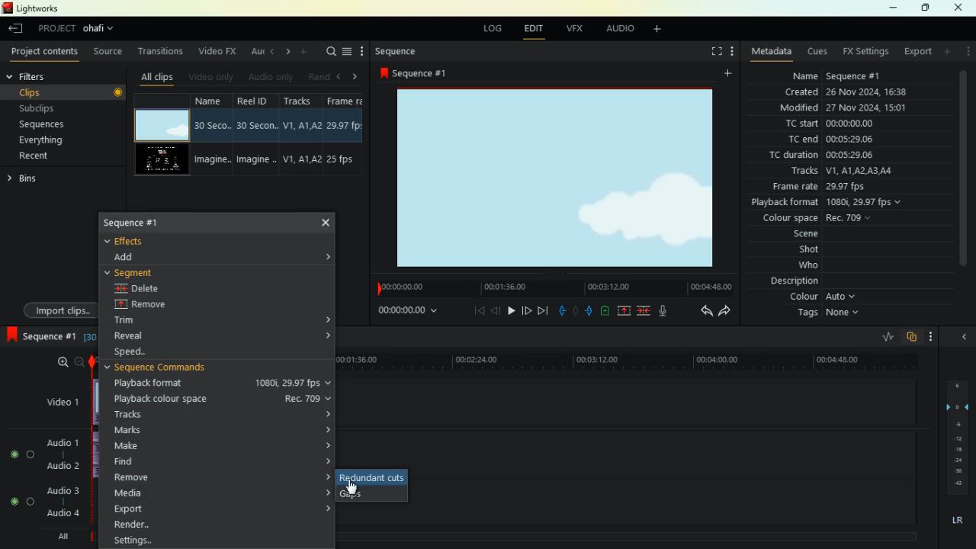 This screenshot has height=549, width=976. I want to click on up, so click(621, 311).